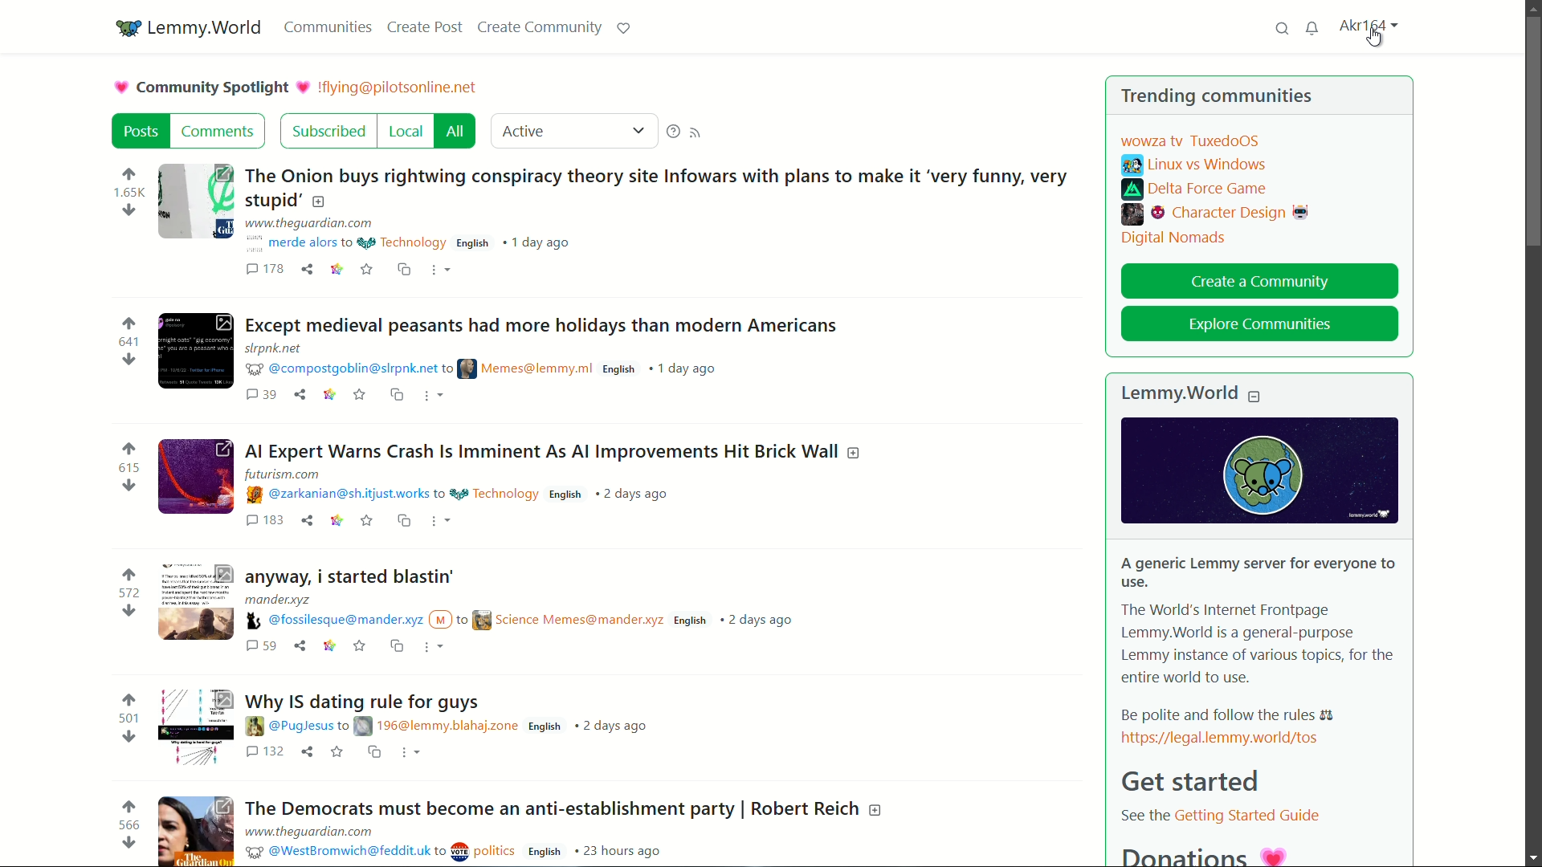 Image resolution: width=1542 pixels, height=867 pixels. What do you see at coordinates (673, 132) in the screenshot?
I see `supporting help` at bounding box center [673, 132].